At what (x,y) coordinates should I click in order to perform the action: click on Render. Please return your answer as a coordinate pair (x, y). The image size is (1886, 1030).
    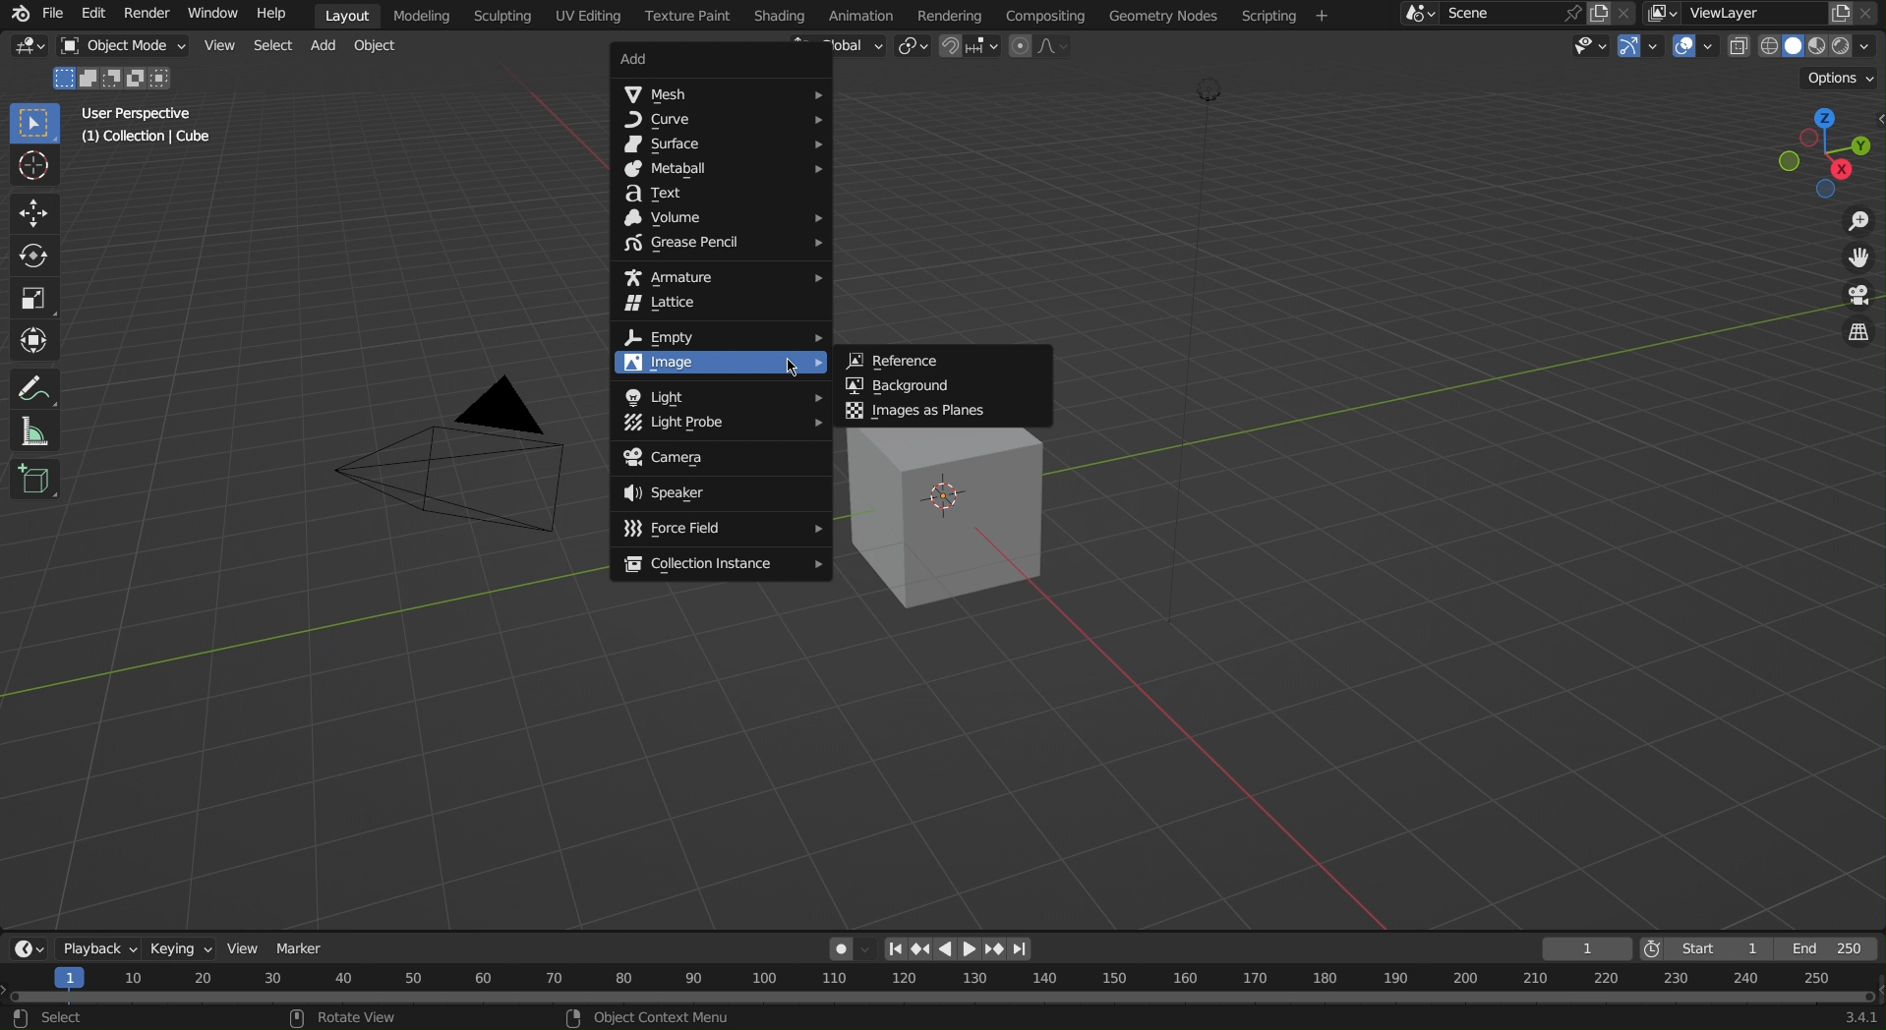
    Looking at the image, I should click on (147, 16).